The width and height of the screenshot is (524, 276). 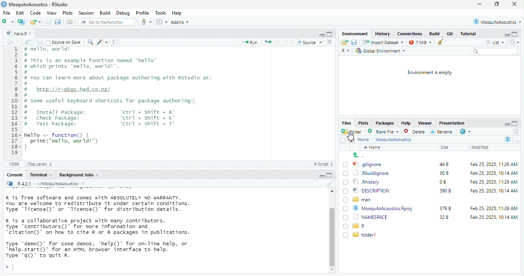 What do you see at coordinates (373, 173) in the screenshot?
I see `rburgignore` at bounding box center [373, 173].